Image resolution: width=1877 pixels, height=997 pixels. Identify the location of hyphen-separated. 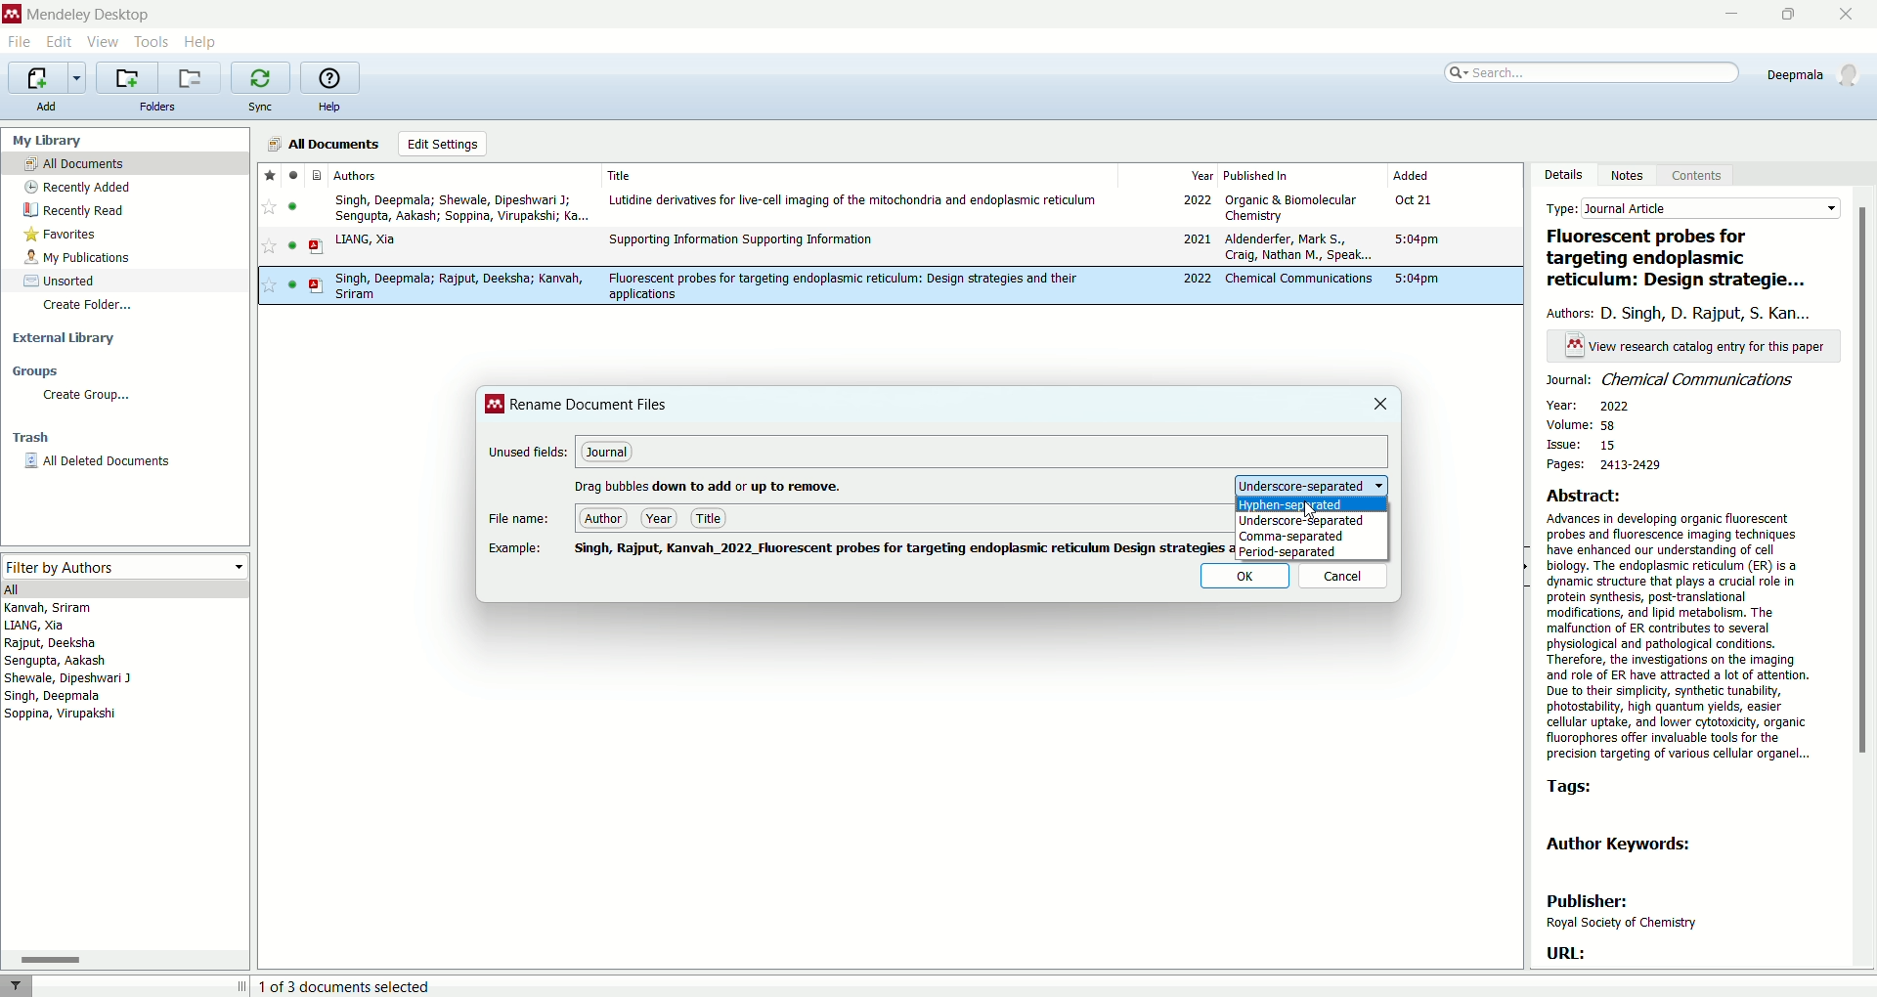
(1310, 504).